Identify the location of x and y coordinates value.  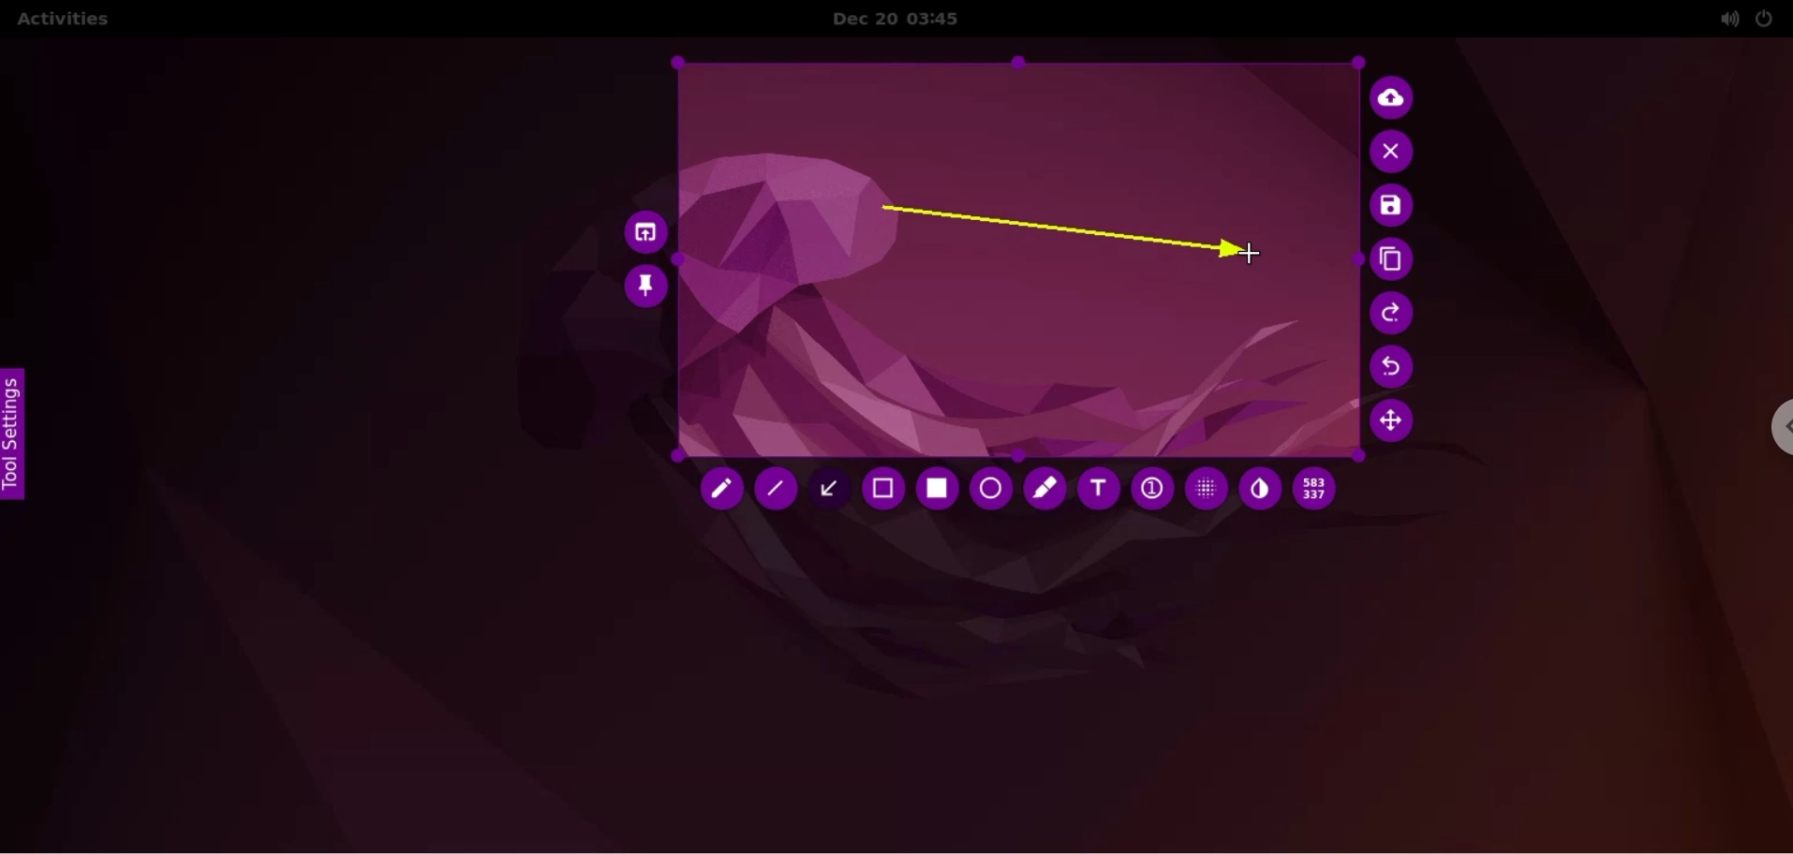
(1321, 489).